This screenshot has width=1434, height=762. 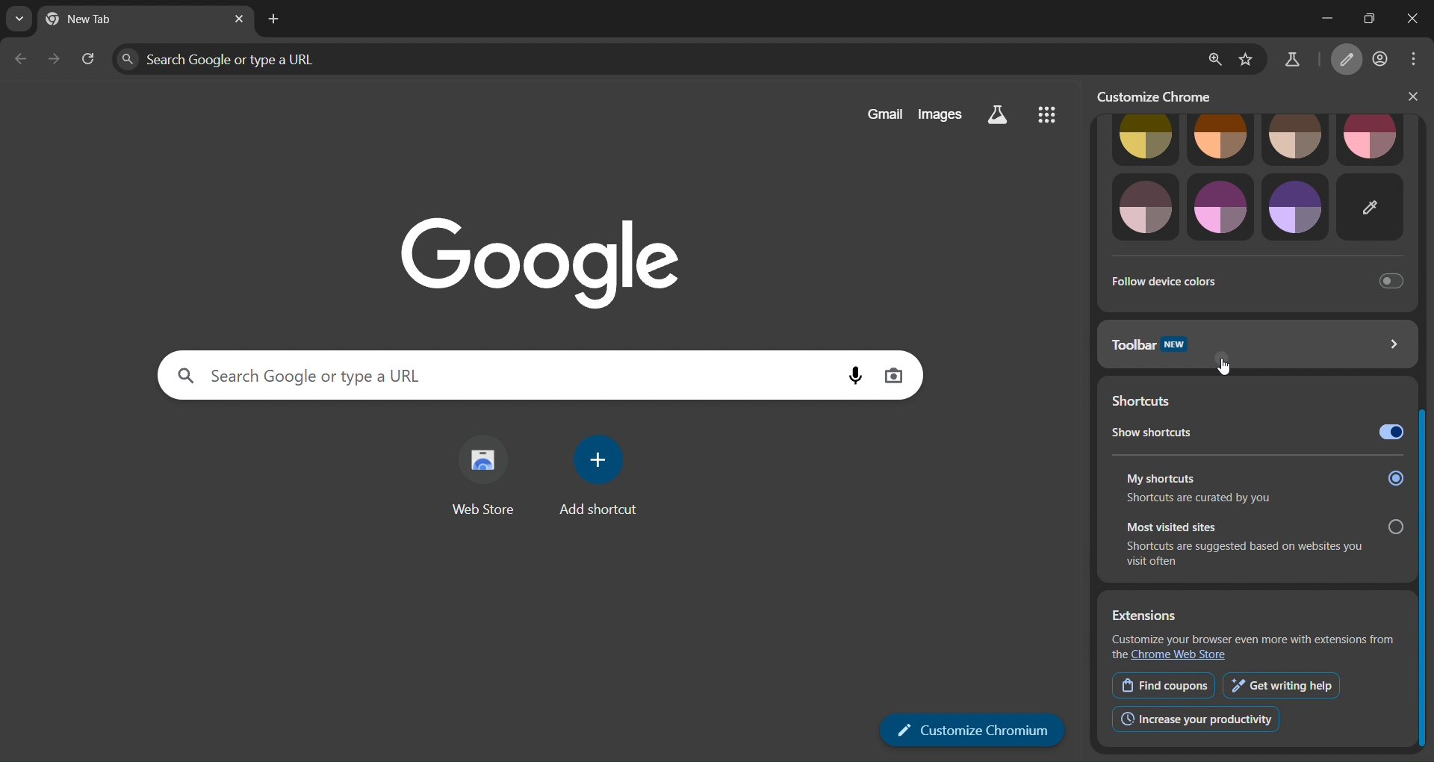 What do you see at coordinates (1425, 434) in the screenshot?
I see `slider` at bounding box center [1425, 434].